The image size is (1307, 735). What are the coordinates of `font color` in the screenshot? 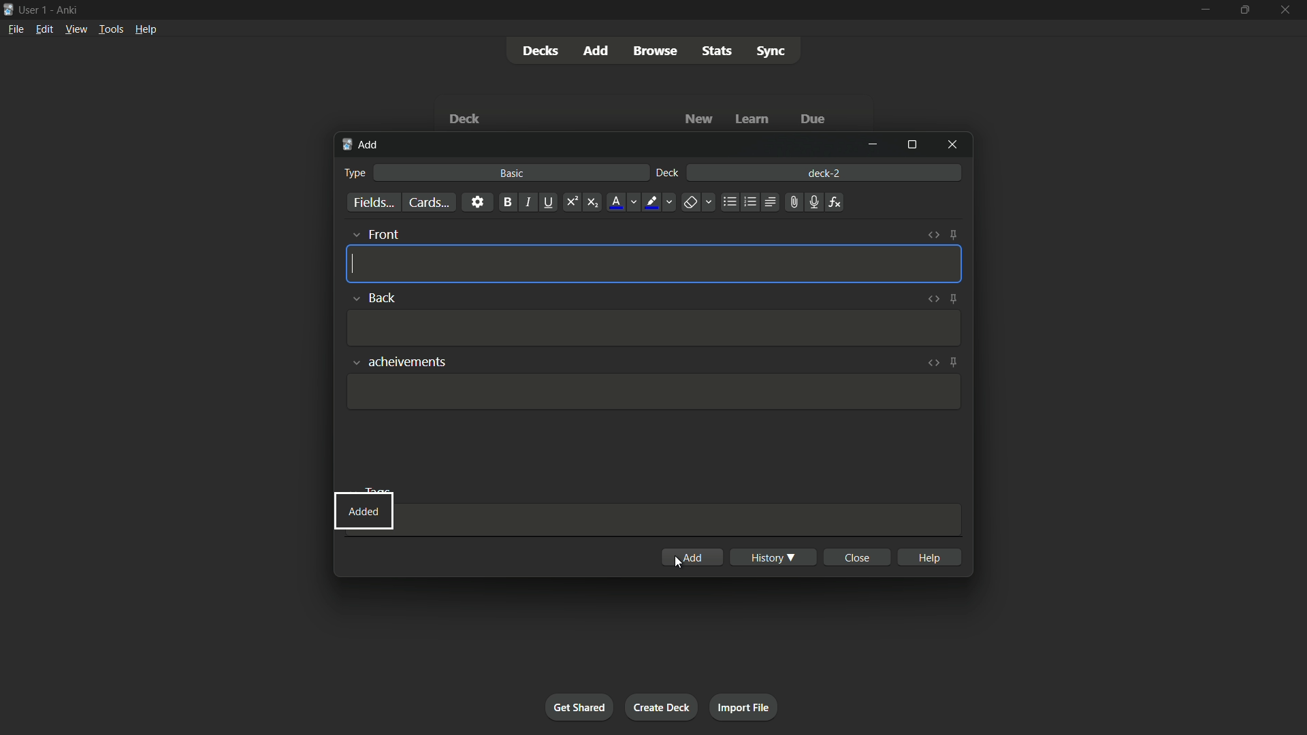 It's located at (622, 203).